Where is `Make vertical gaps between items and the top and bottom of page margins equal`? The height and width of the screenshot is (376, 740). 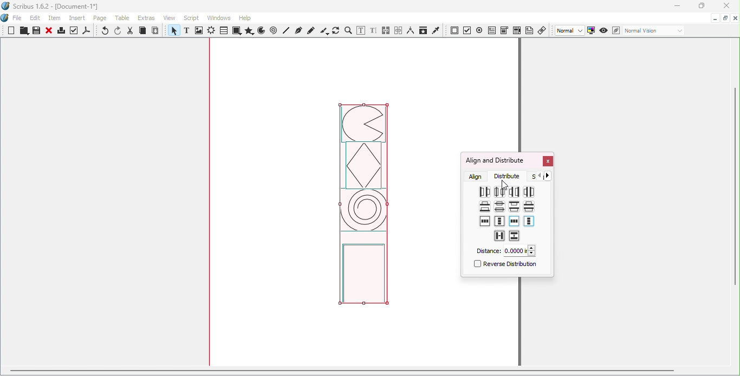 Make vertical gaps between items and the top and bottom of page margins equal is located at coordinates (529, 222).